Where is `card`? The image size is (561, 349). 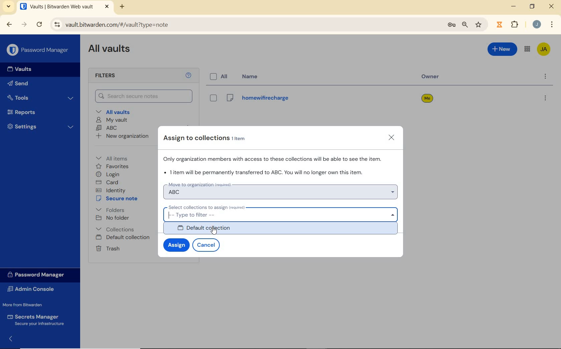
card is located at coordinates (108, 182).